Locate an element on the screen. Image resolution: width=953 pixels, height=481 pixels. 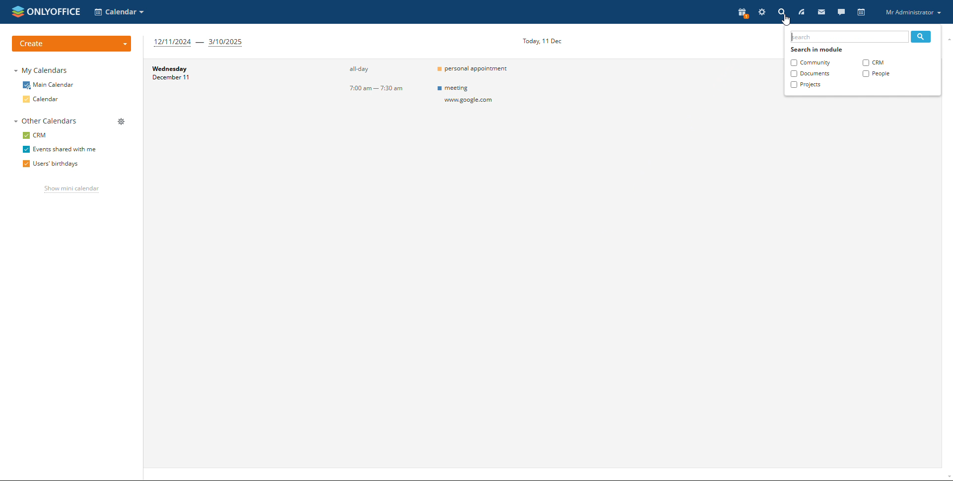
people is located at coordinates (876, 74).